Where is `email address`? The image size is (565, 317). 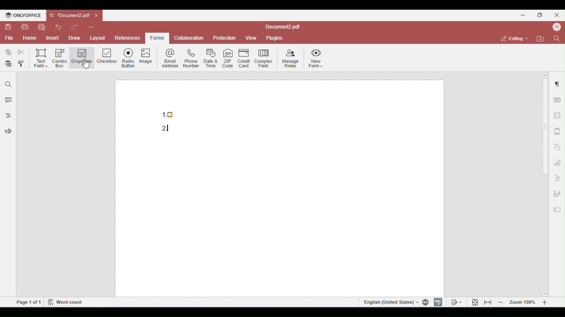 email address is located at coordinates (171, 58).